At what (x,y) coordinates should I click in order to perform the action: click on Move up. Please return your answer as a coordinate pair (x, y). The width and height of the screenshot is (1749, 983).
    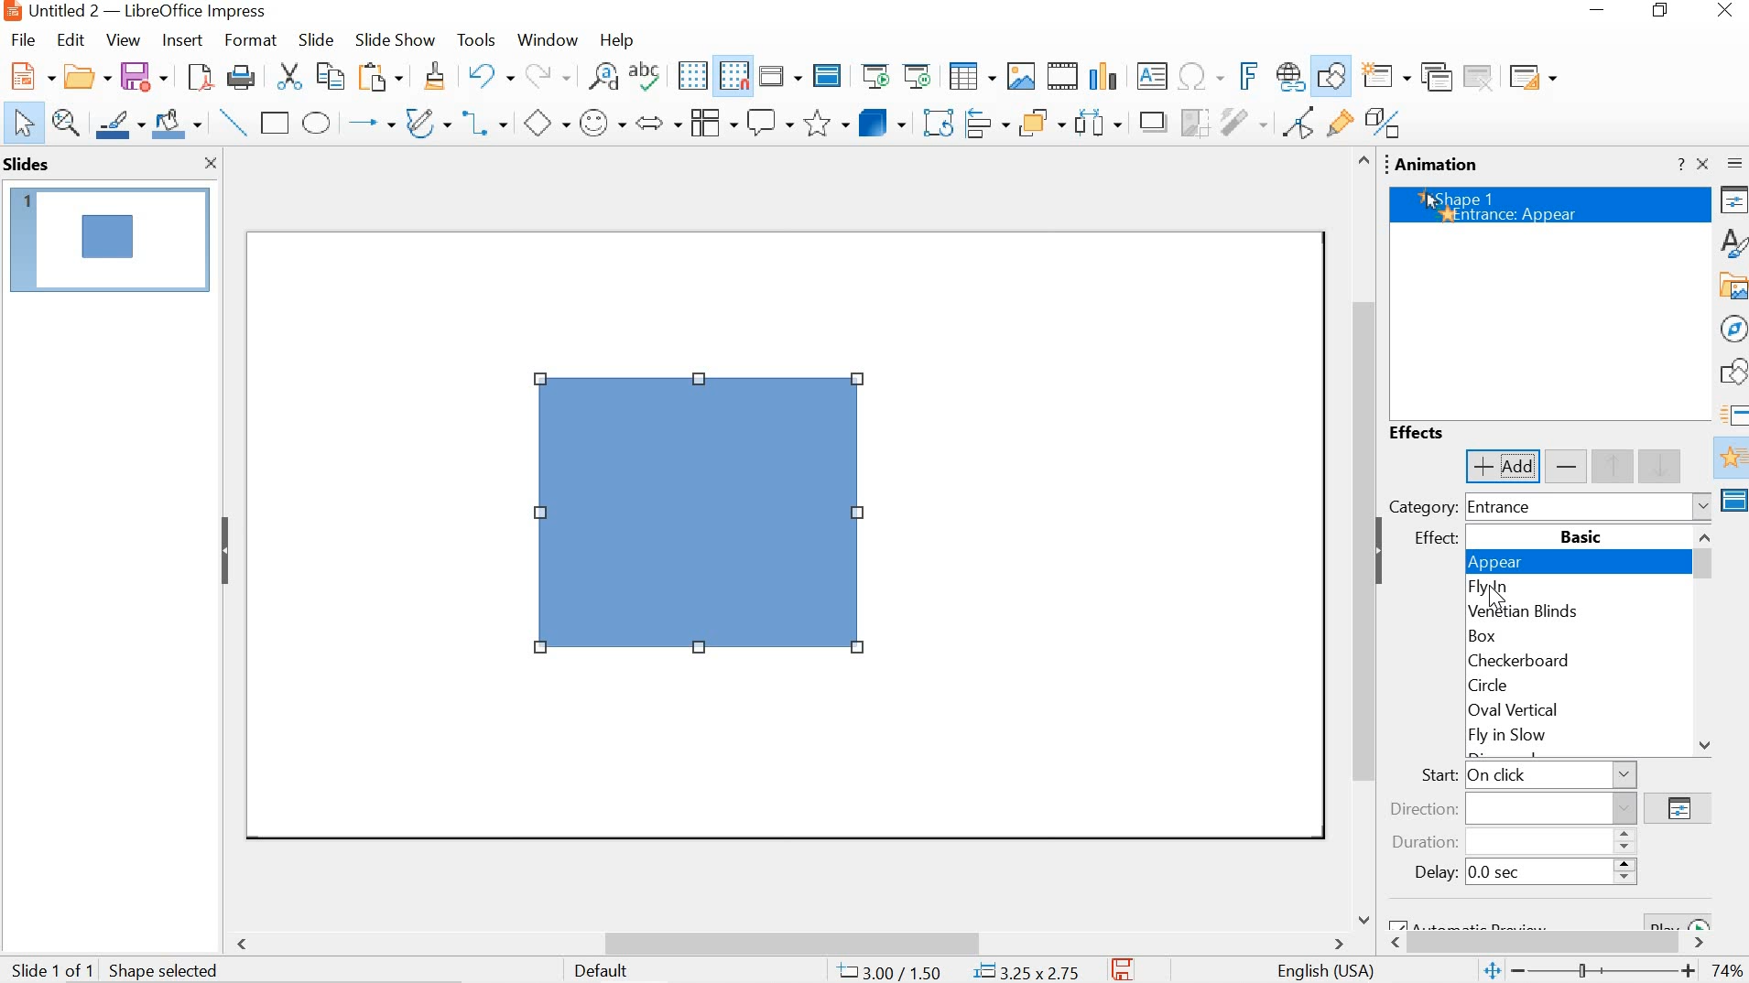
    Looking at the image, I should click on (1363, 161).